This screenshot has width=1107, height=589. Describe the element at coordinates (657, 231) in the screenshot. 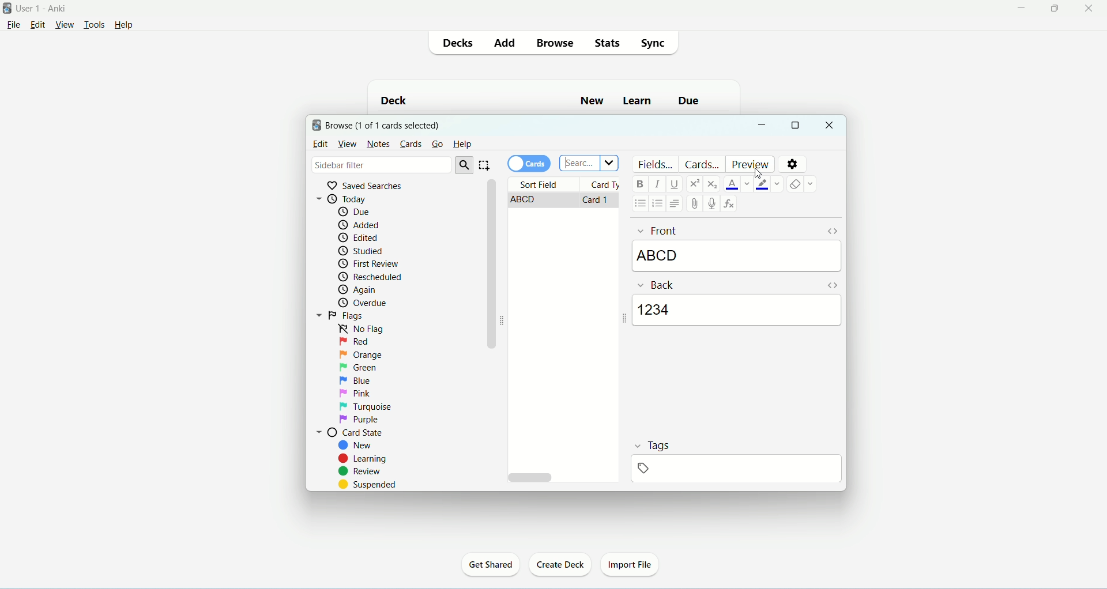

I see `Front` at that location.